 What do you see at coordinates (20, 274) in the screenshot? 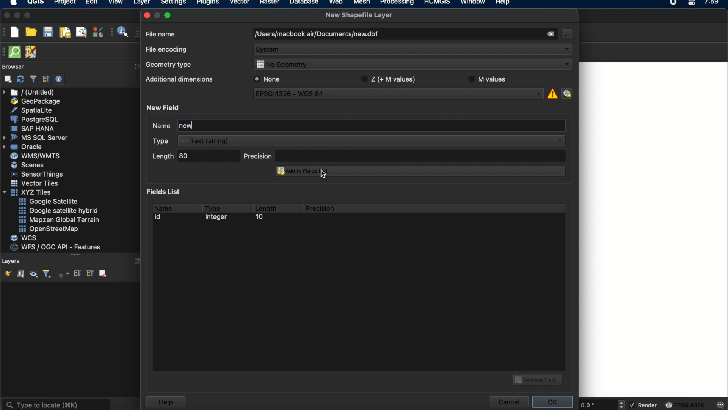
I see `add group` at bounding box center [20, 274].